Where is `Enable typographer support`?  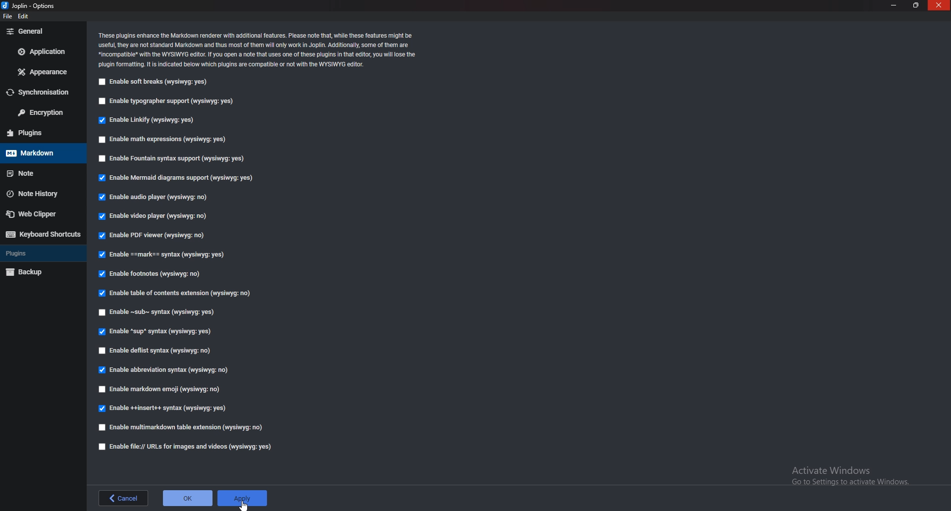
Enable typographer support is located at coordinates (169, 101).